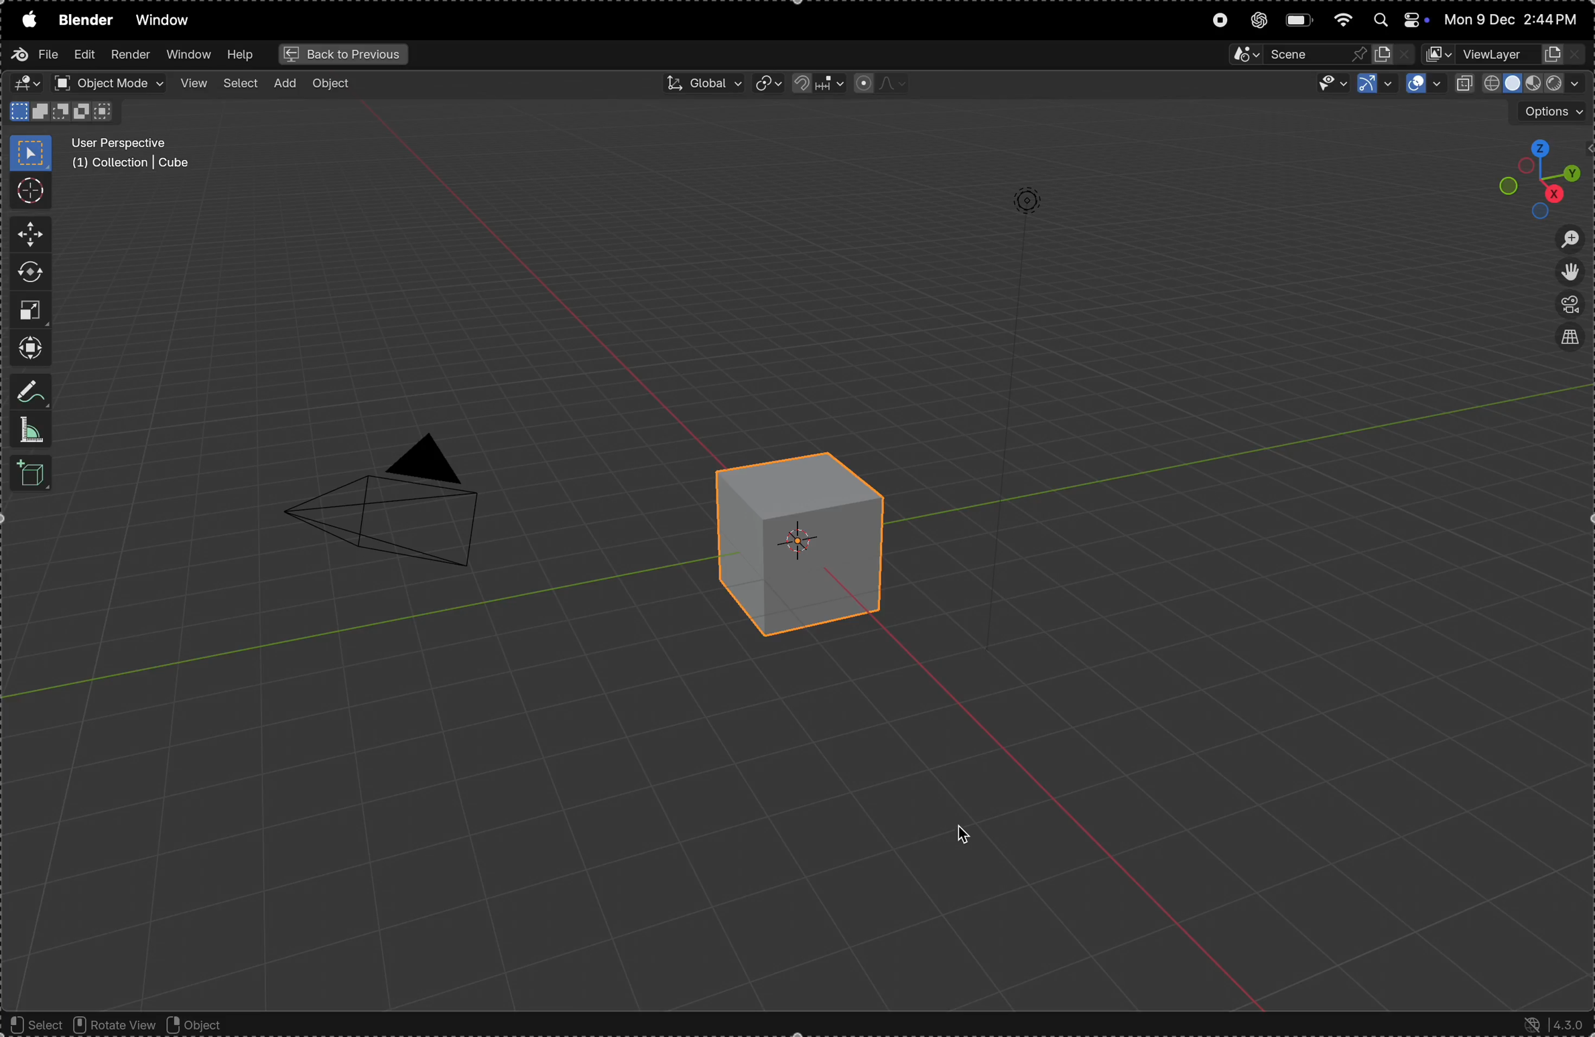 The width and height of the screenshot is (1595, 1037). I want to click on apple widgets, so click(1397, 21).